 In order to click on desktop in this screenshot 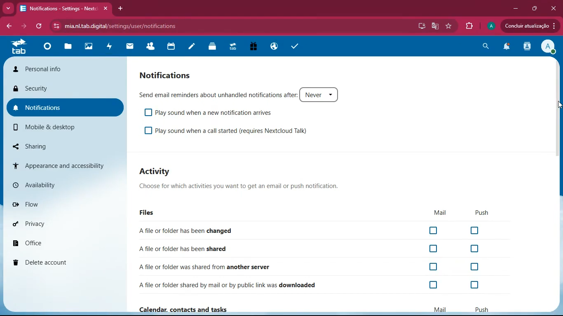, I will do `click(420, 27)`.